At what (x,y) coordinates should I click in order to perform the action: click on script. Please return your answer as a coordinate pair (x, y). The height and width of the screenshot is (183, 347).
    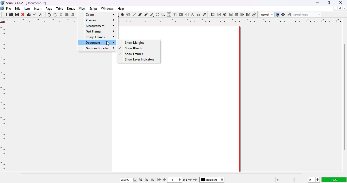
    Looking at the image, I should click on (94, 9).